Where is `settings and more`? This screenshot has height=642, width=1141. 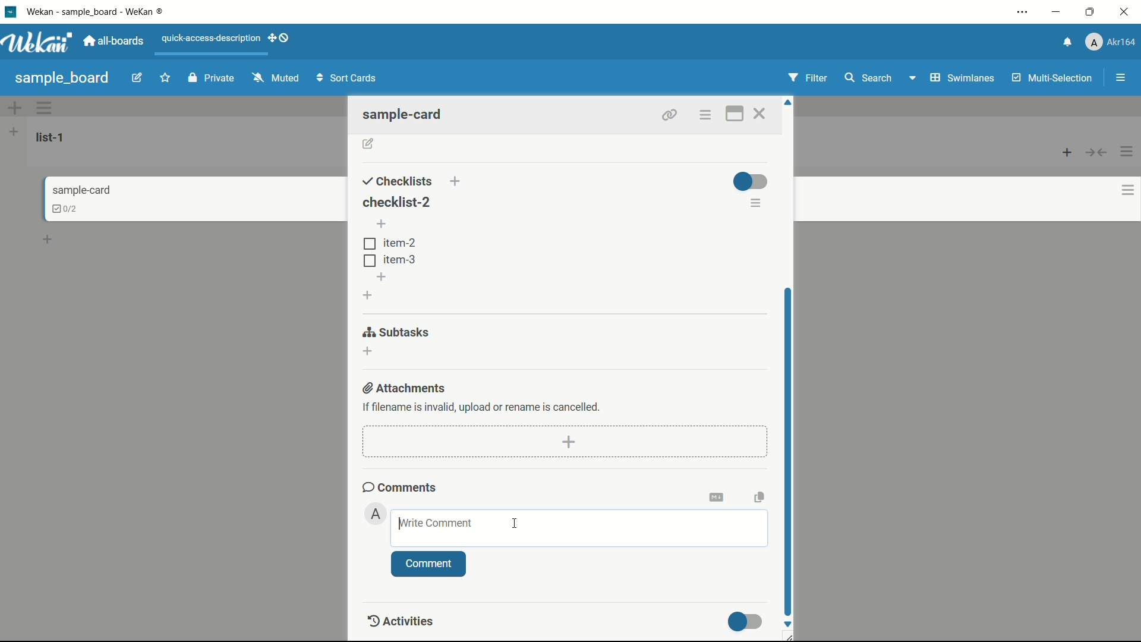
settings and more is located at coordinates (1022, 11).